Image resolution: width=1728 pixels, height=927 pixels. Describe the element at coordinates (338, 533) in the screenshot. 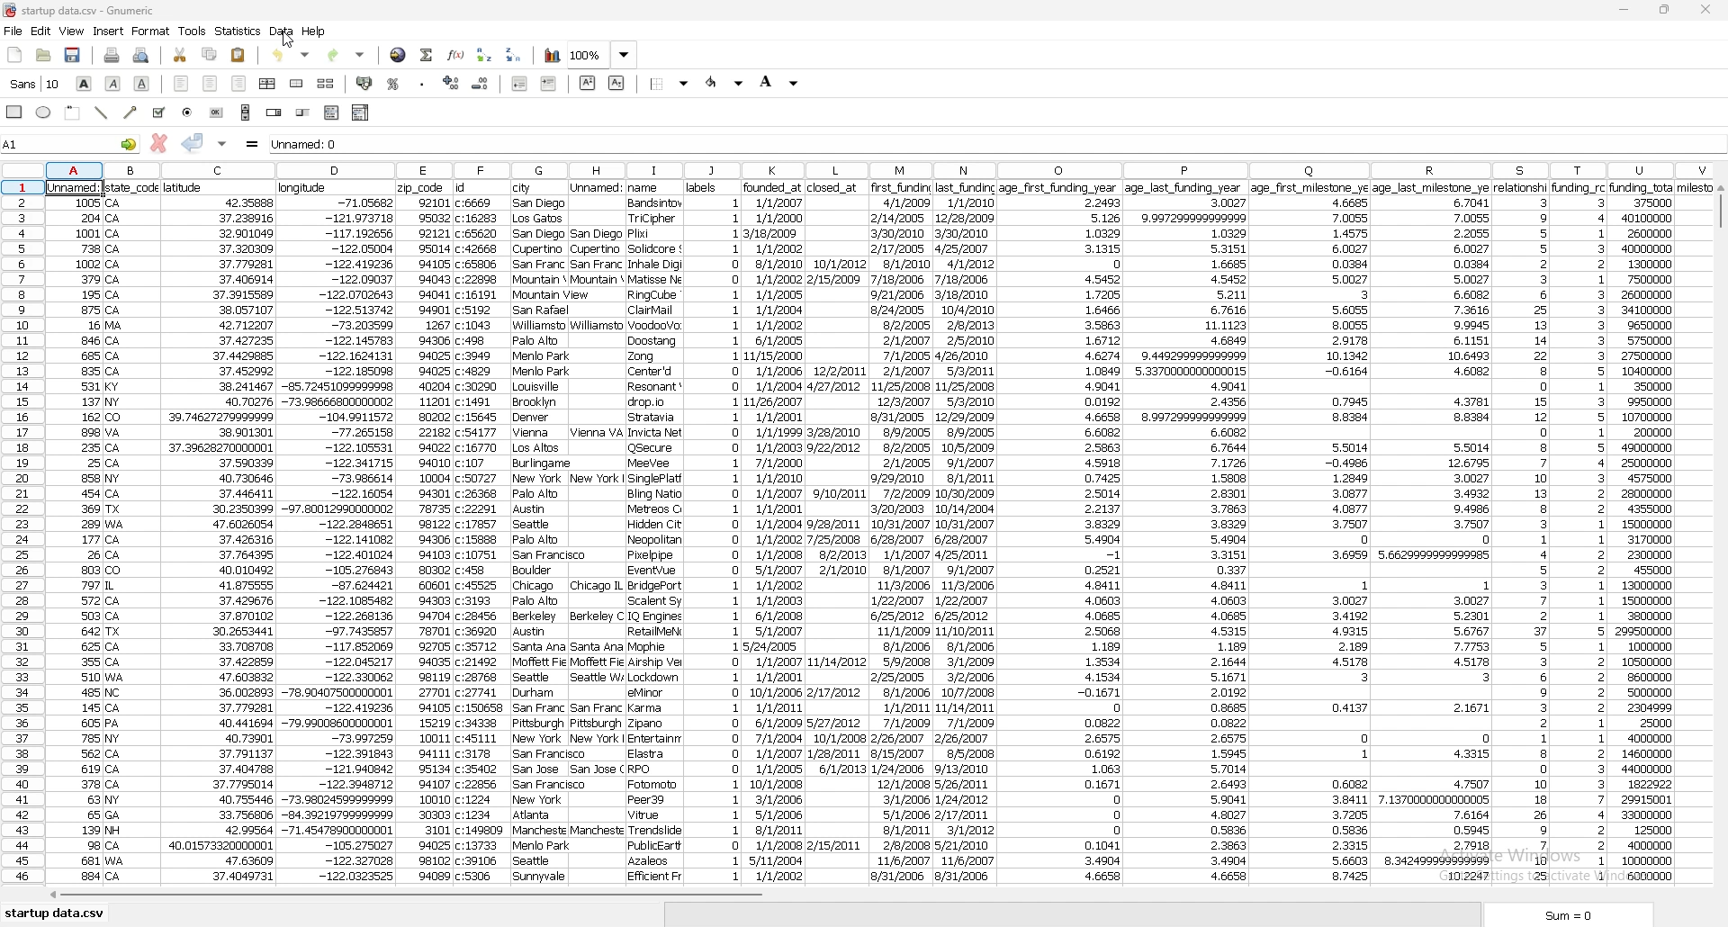

I see `data` at that location.